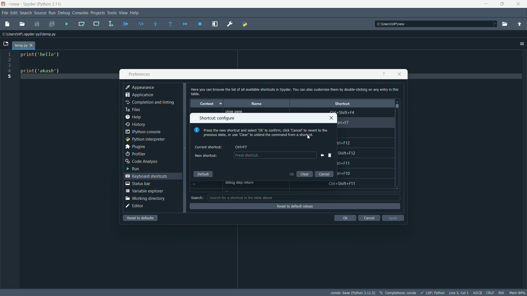 Image resolution: width=527 pixels, height=296 pixels. Describe the element at coordinates (435, 293) in the screenshot. I see `LSP:Python` at that location.